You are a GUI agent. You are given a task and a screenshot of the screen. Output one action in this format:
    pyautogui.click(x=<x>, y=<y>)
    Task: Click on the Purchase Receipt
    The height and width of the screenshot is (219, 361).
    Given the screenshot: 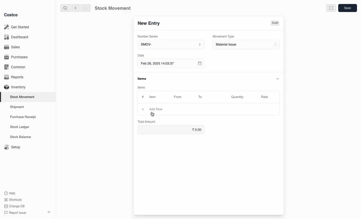 What is the action you would take?
    pyautogui.click(x=24, y=117)
    